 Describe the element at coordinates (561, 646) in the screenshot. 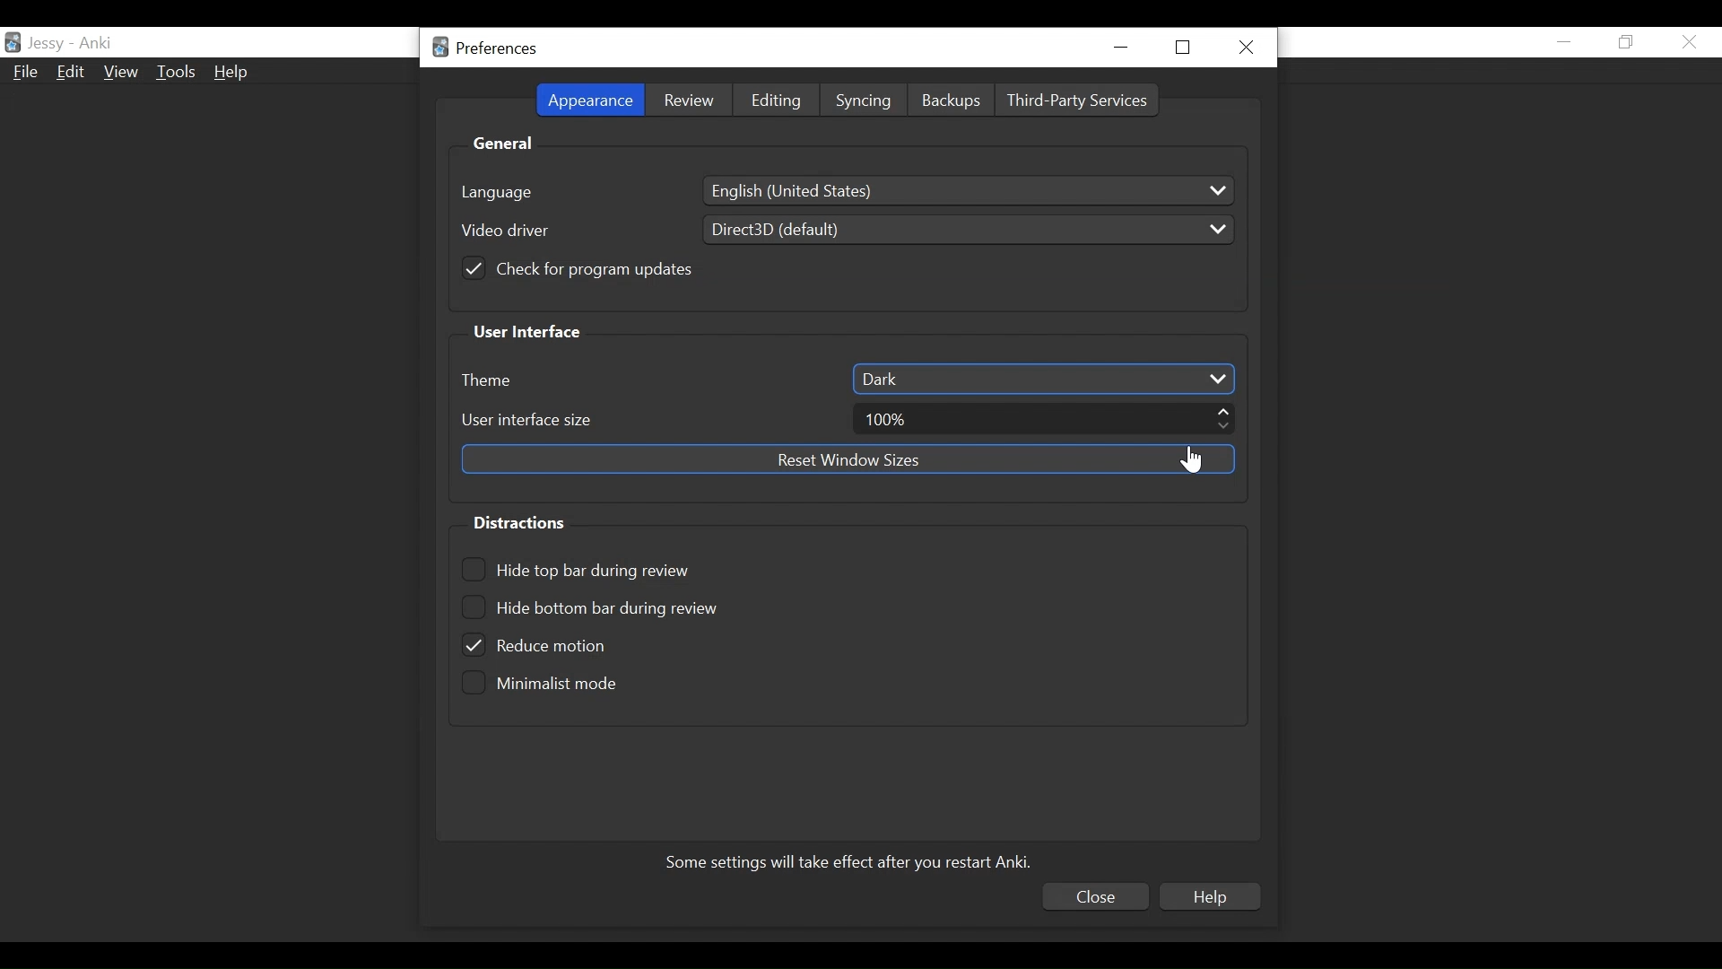

I see `(un)select Reduce motion` at that location.